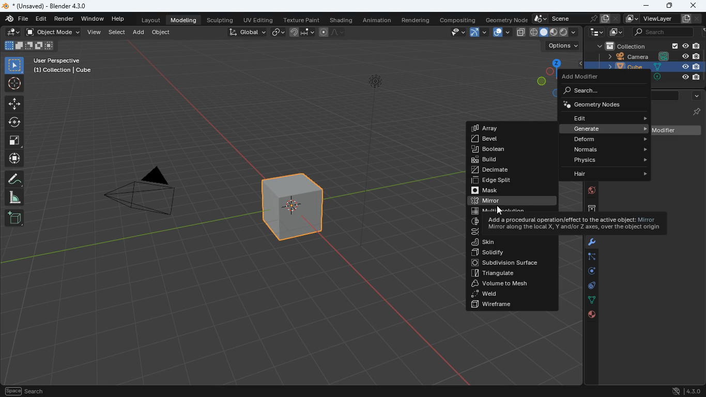 The height and width of the screenshot is (397, 706). Describe the element at coordinates (52, 6) in the screenshot. I see `` at that location.